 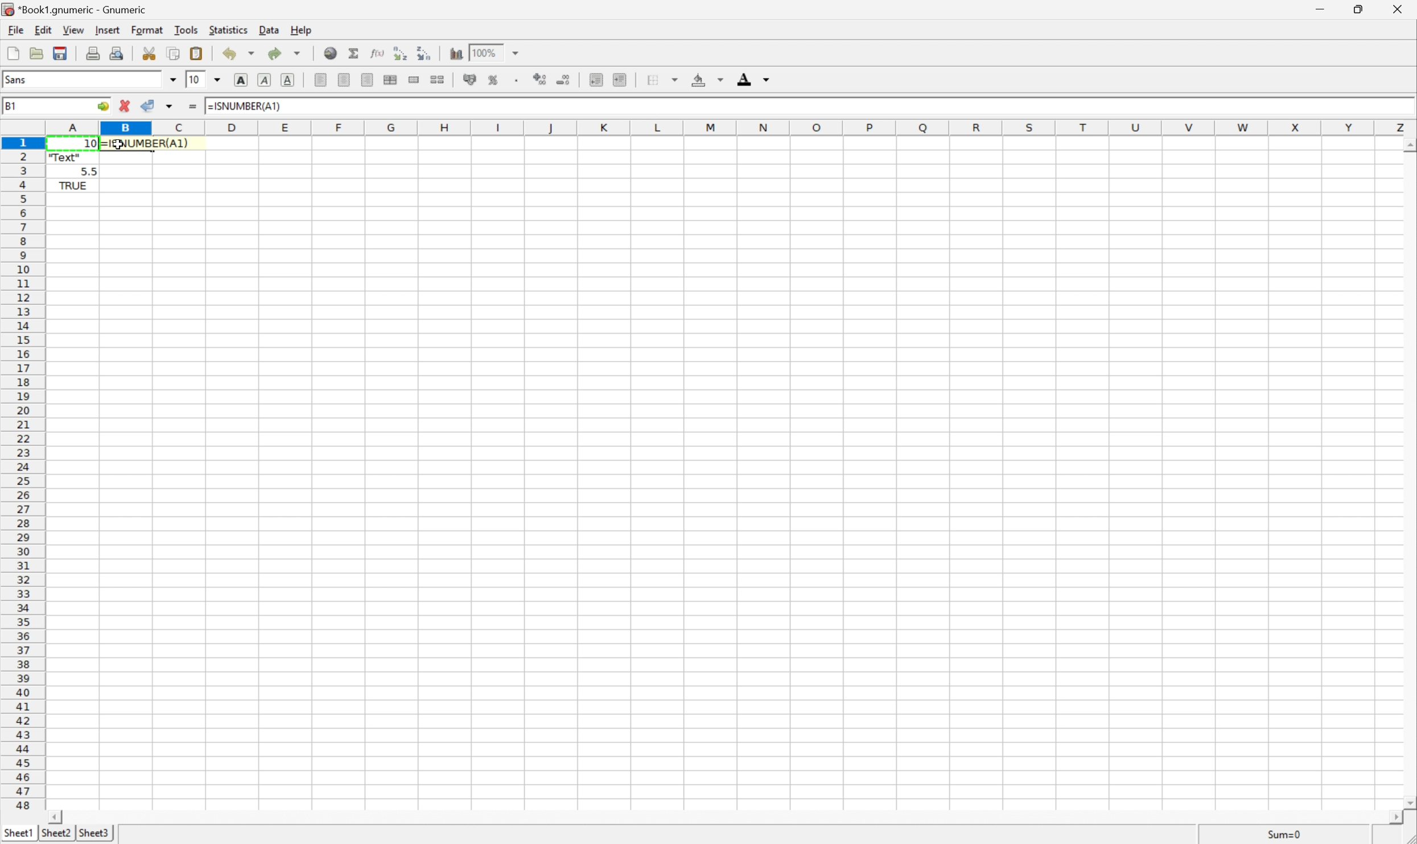 What do you see at coordinates (54, 817) in the screenshot?
I see `Scroll Left` at bounding box center [54, 817].